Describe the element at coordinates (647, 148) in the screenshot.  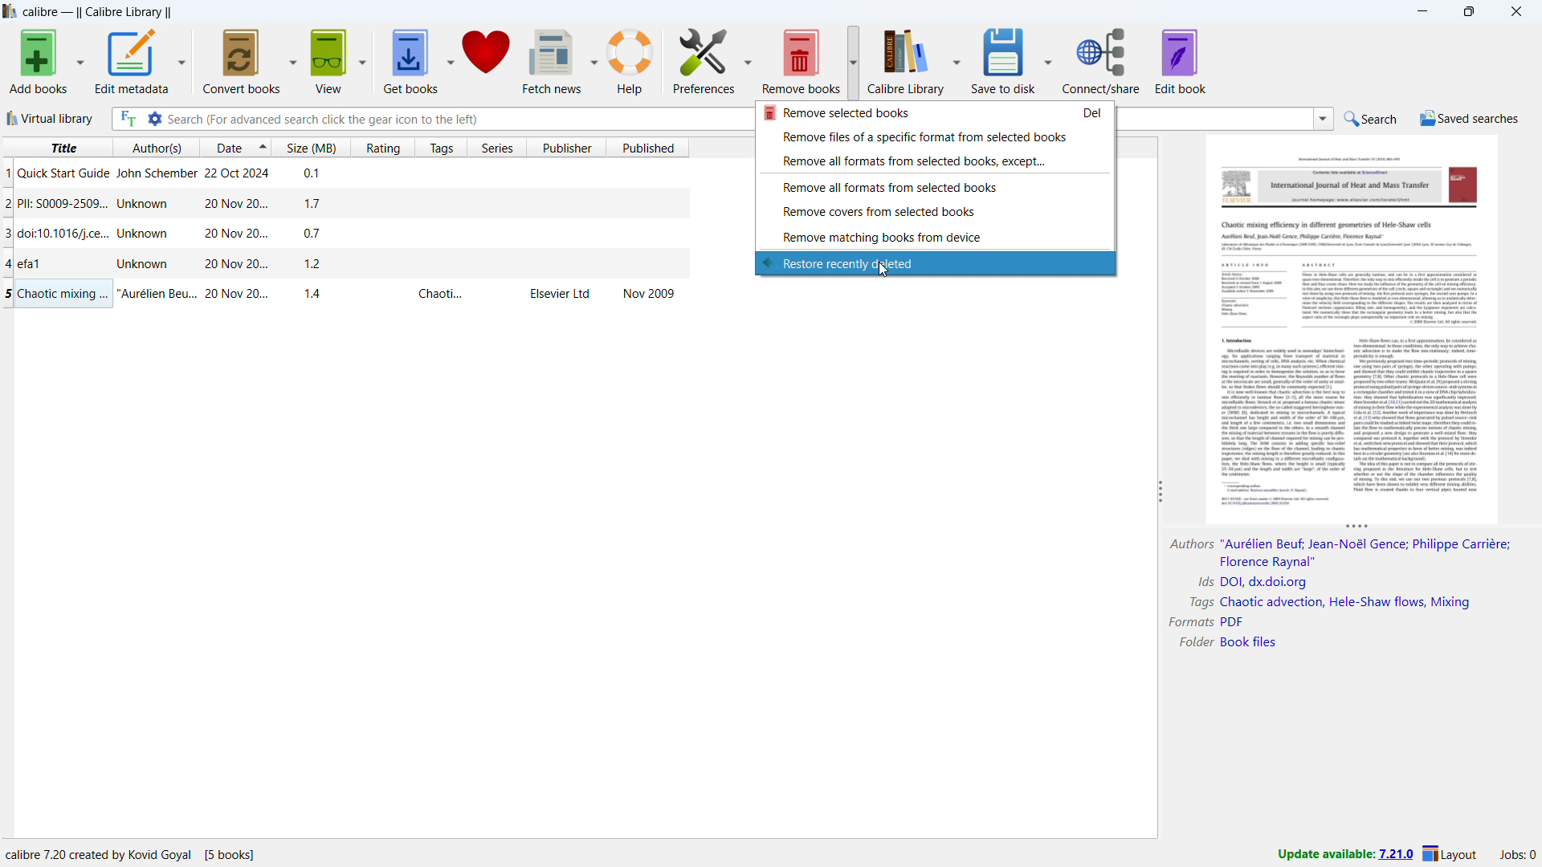
I see `sort by published` at that location.